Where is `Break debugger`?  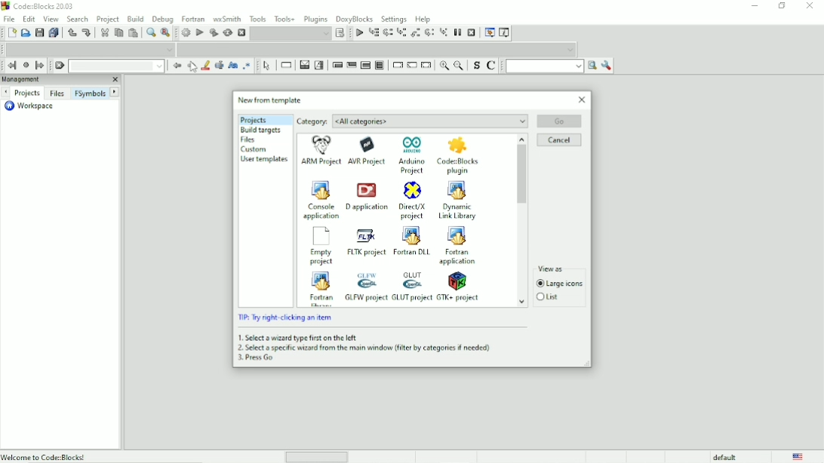
Break debugger is located at coordinates (458, 32).